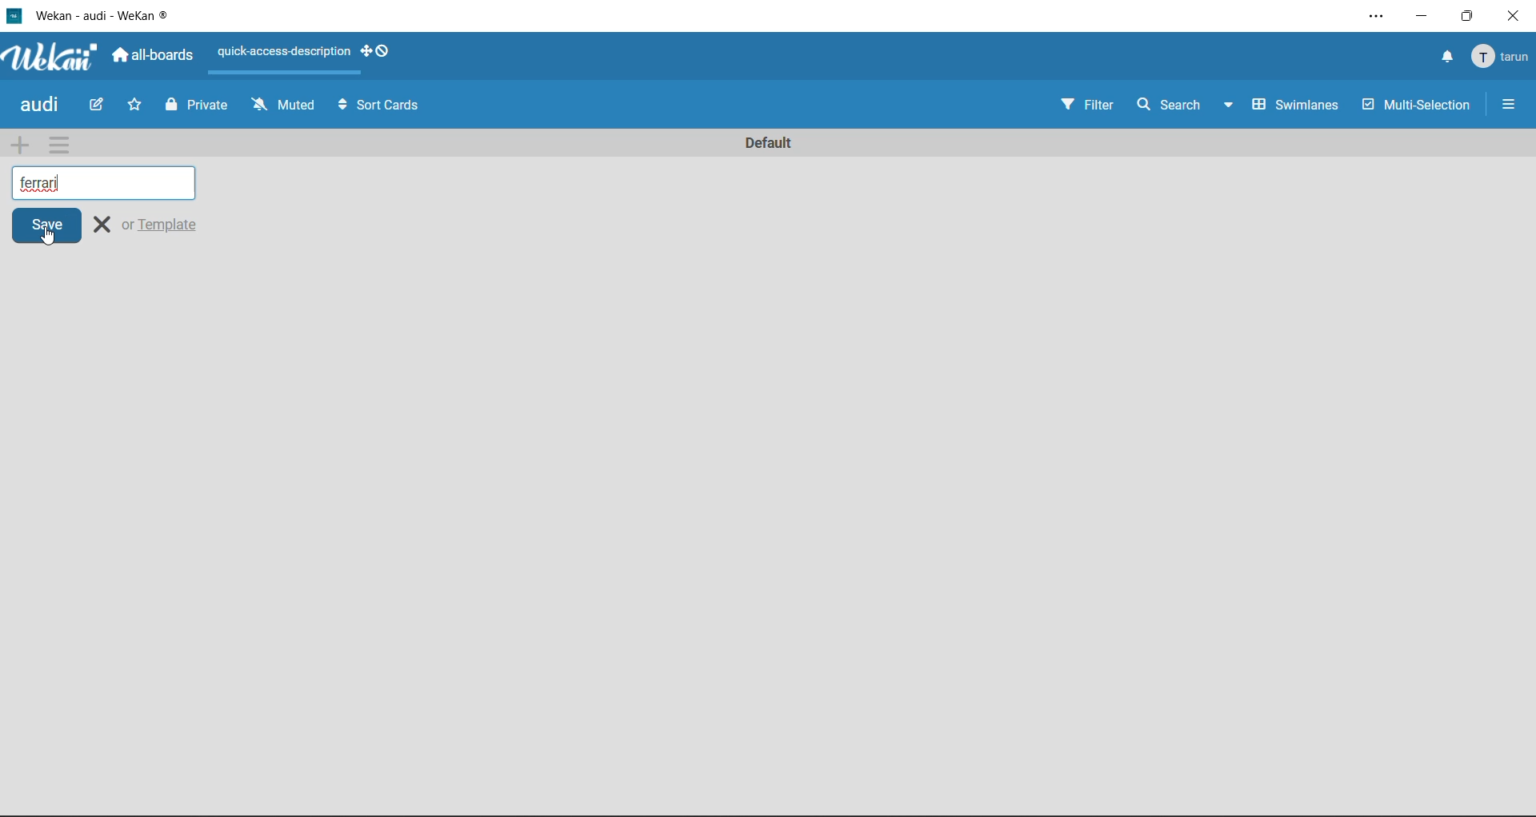  What do you see at coordinates (1517, 14) in the screenshot?
I see `close` at bounding box center [1517, 14].